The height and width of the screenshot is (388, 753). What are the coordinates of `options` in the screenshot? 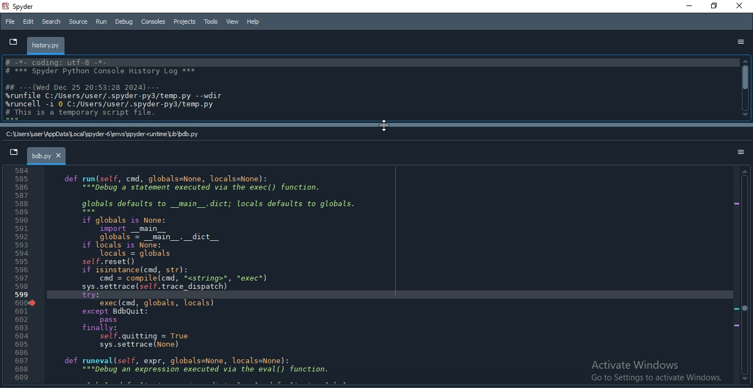 It's located at (740, 42).